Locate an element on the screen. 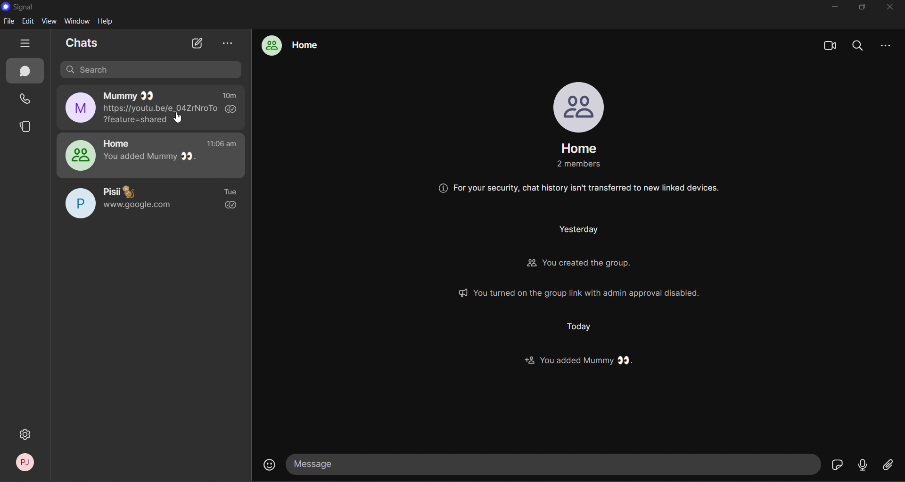  voice message is located at coordinates (864, 467).